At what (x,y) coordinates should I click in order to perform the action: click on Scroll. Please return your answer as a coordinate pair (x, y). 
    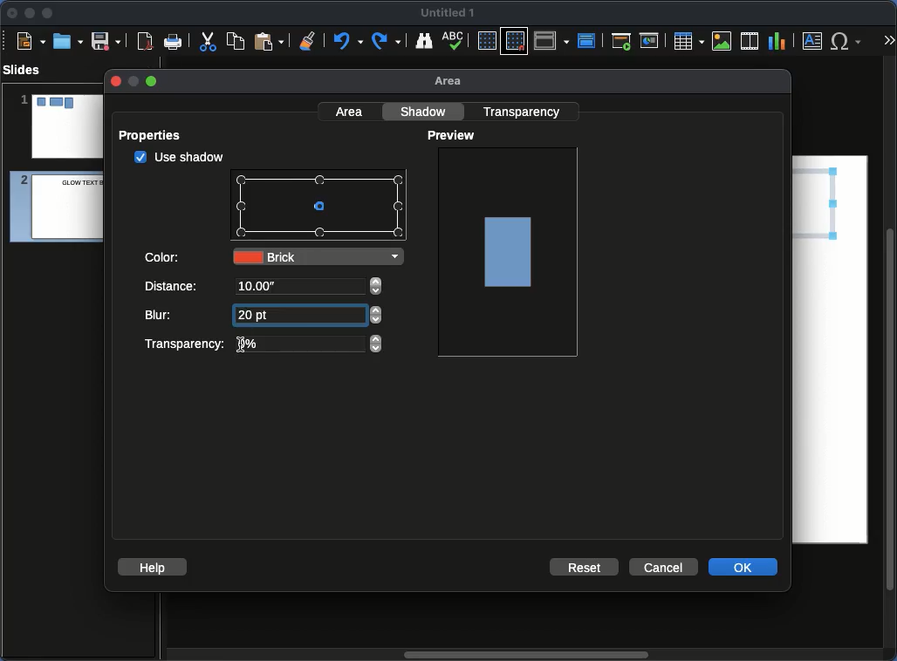
    Looking at the image, I should click on (523, 656).